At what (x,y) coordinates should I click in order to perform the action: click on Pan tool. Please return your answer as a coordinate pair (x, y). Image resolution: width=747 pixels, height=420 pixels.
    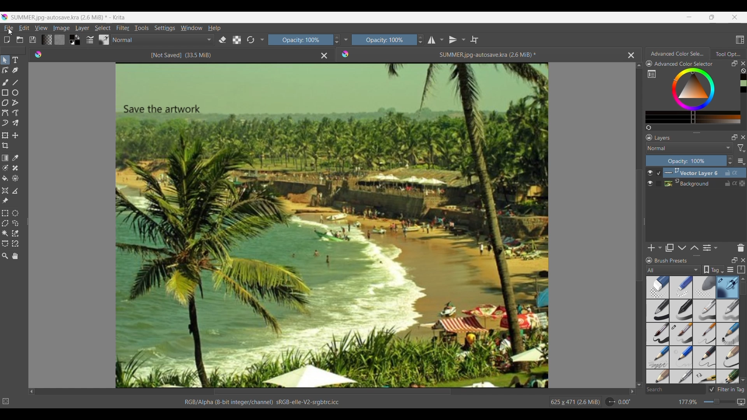
    Looking at the image, I should click on (15, 256).